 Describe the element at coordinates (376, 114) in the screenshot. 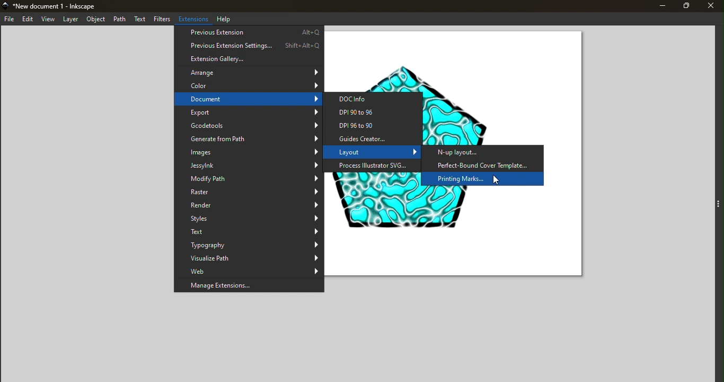

I see `DPI 90 to 96` at that location.